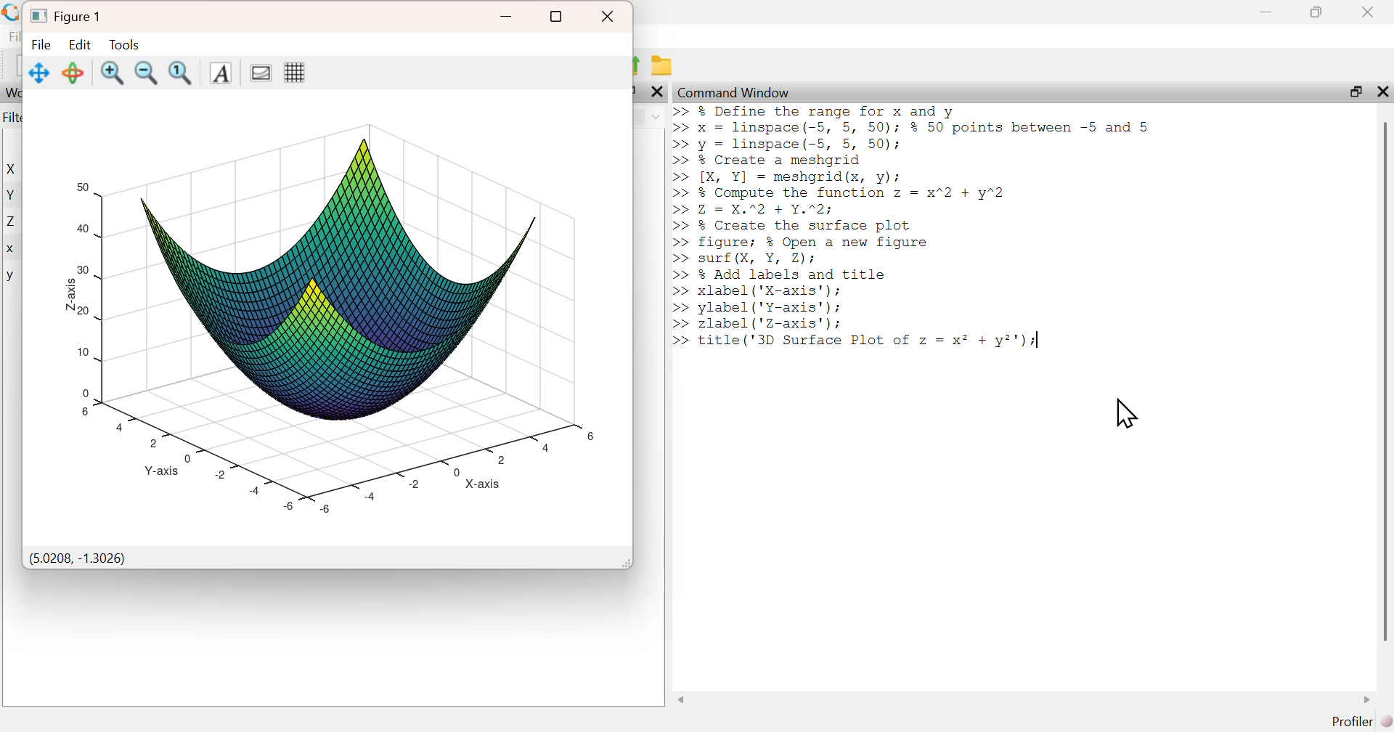 This screenshot has width=1394, height=732. What do you see at coordinates (326, 311) in the screenshot?
I see `Graph` at bounding box center [326, 311].